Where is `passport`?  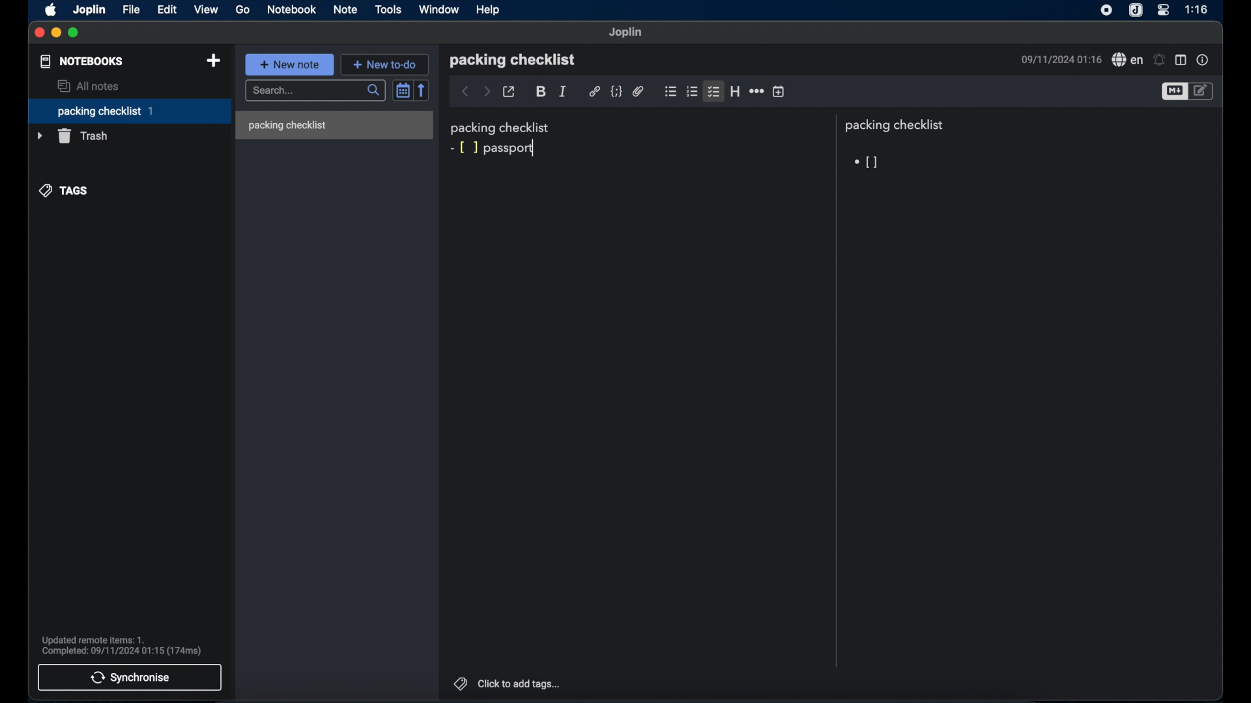 passport is located at coordinates (511, 148).